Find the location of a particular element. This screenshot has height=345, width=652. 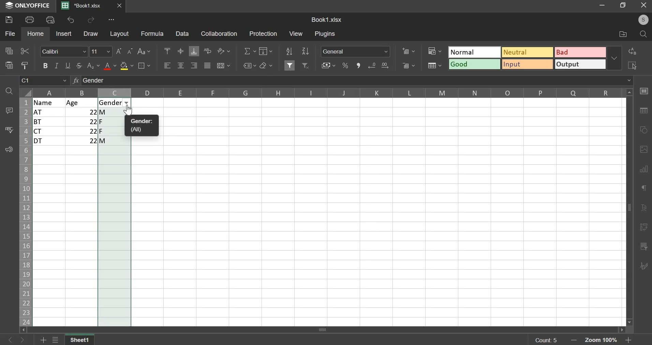

book1.xlsx is located at coordinates (327, 19).